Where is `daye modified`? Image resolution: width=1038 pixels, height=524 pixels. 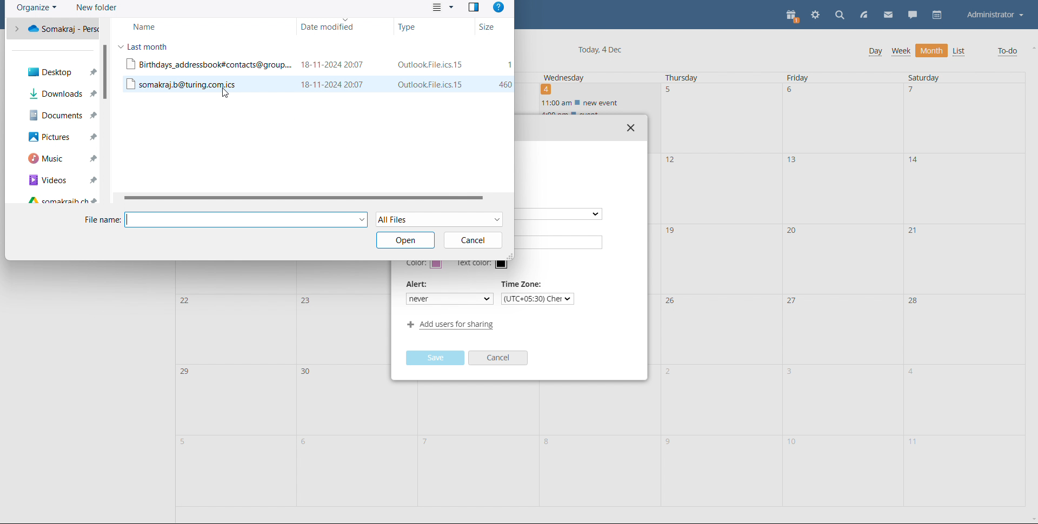 daye modified is located at coordinates (337, 28).